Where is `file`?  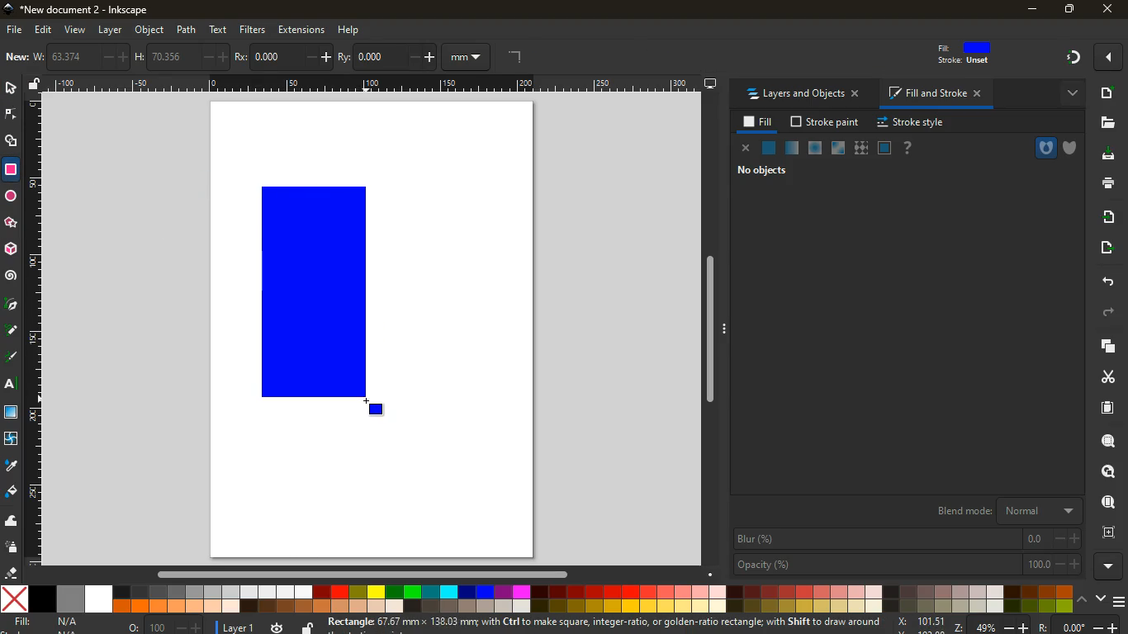 file is located at coordinates (12, 31).